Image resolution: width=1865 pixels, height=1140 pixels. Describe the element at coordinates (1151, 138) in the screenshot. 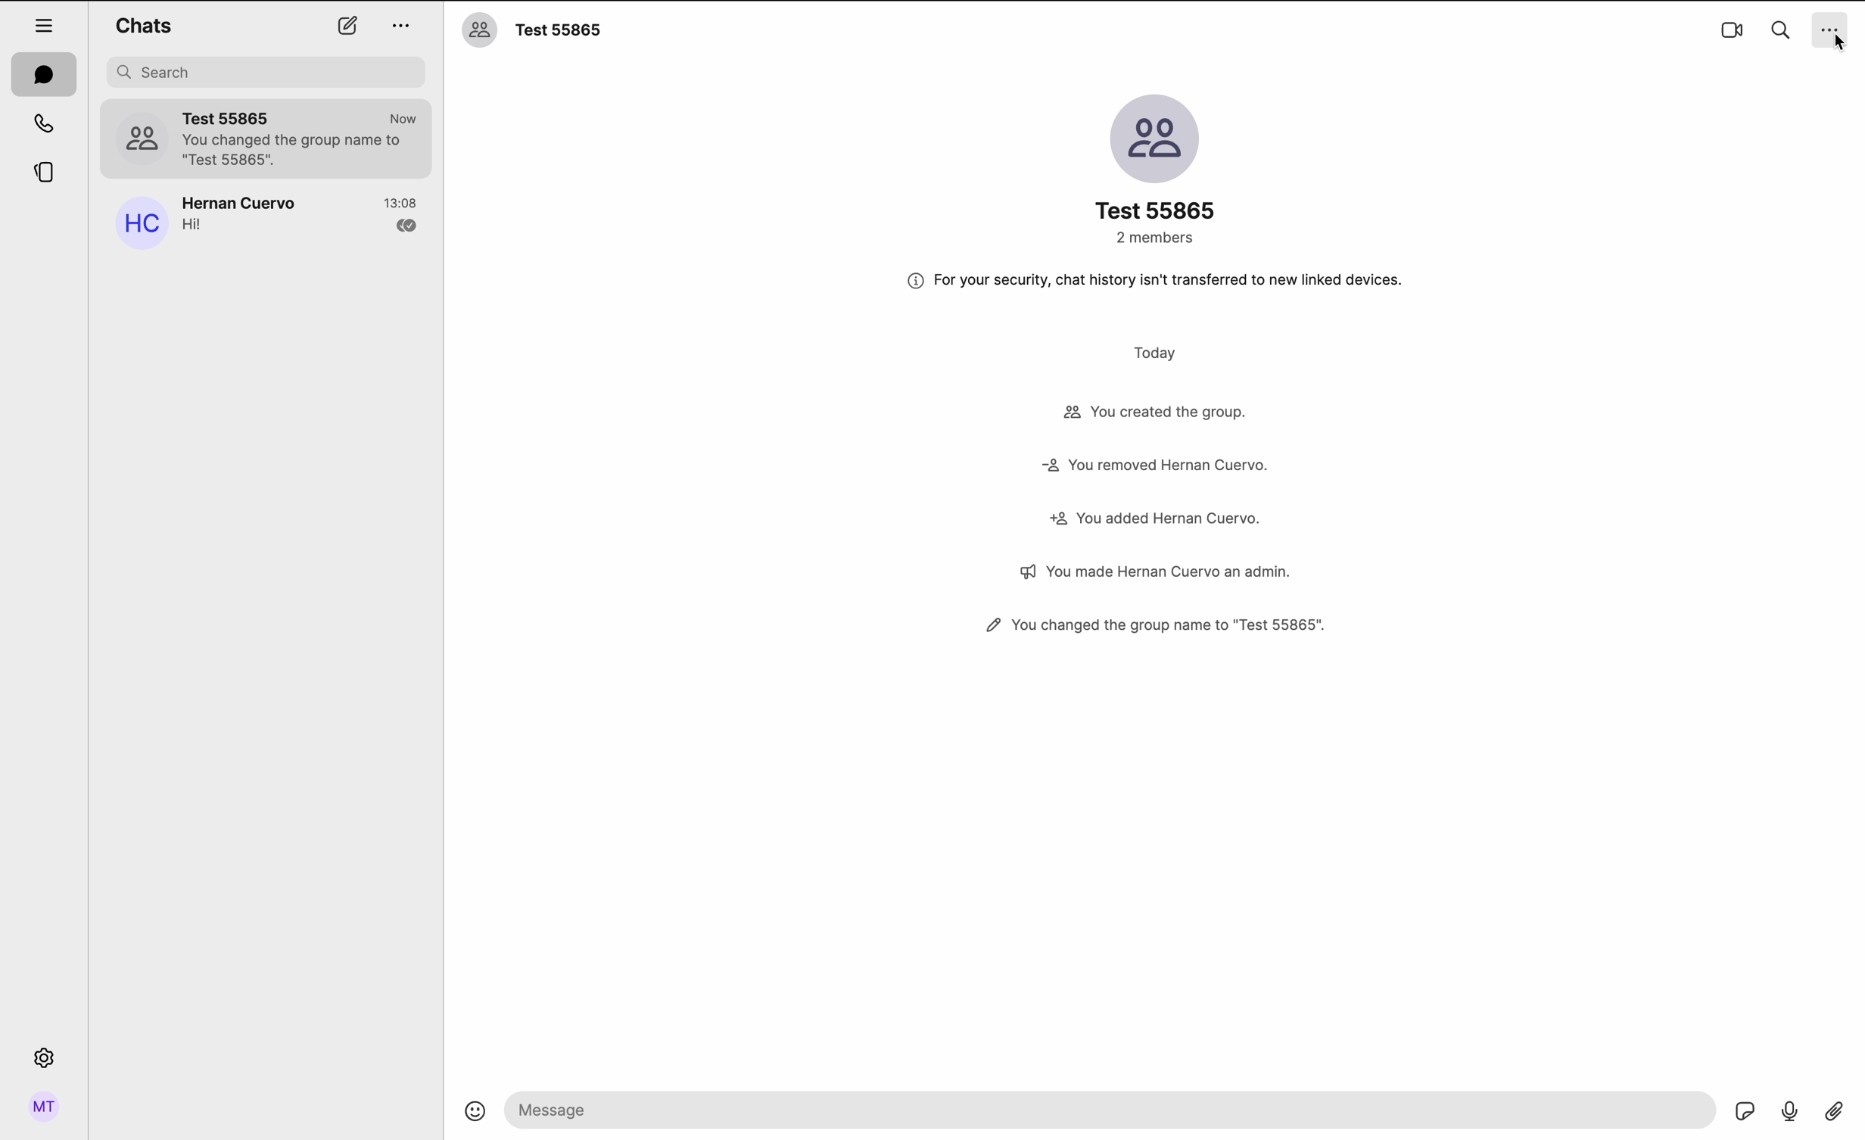

I see `image group` at that location.